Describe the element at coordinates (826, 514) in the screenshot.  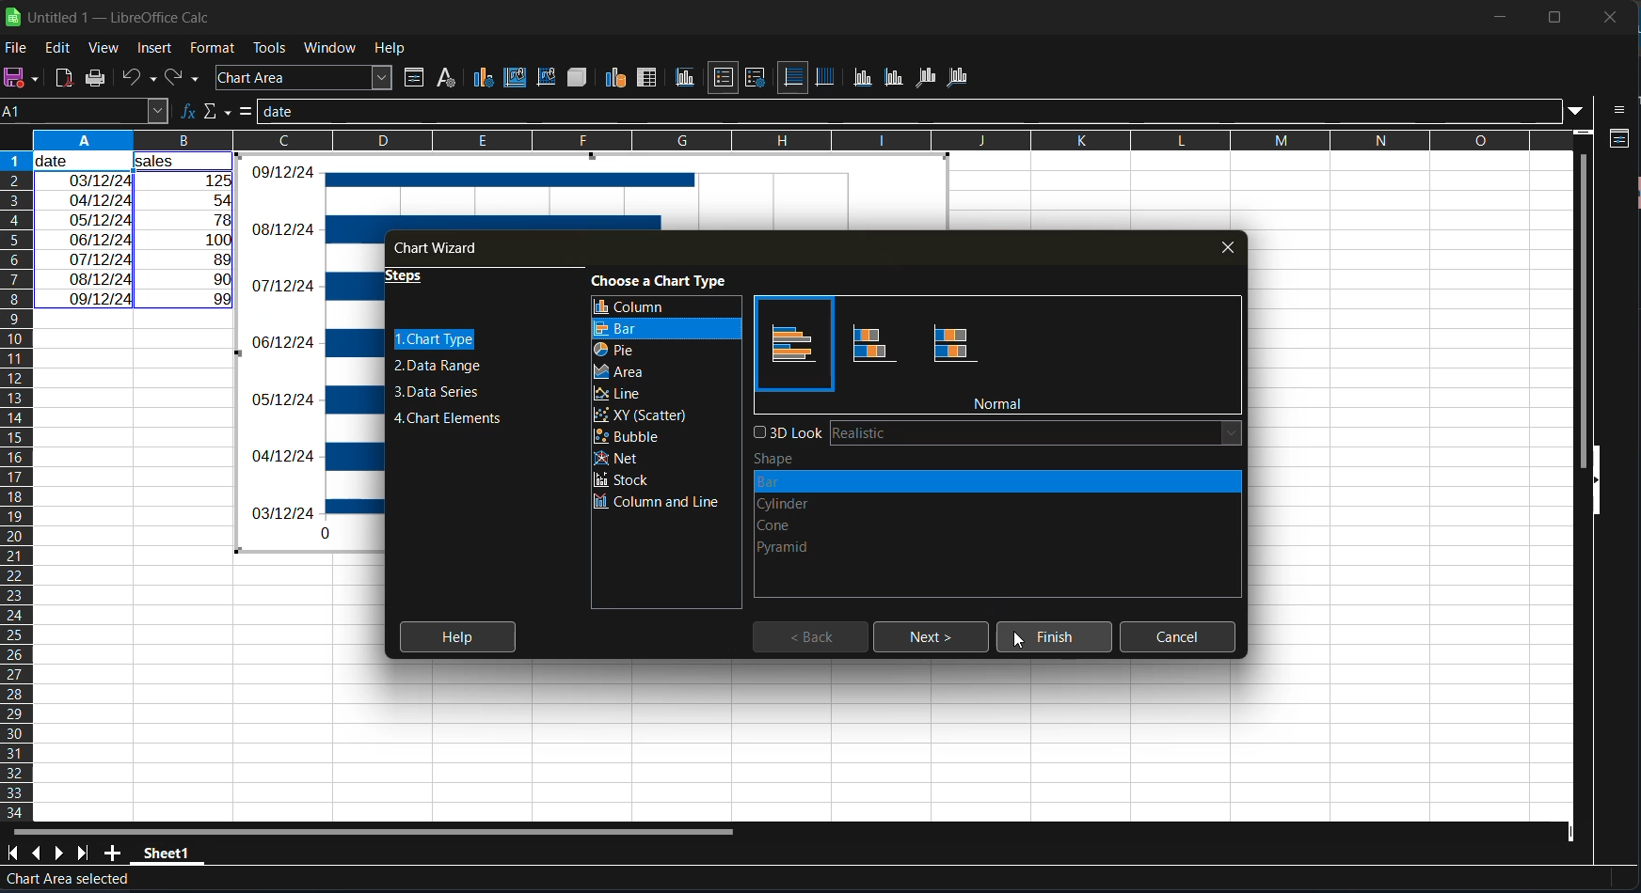
I see `type of shapes` at that location.